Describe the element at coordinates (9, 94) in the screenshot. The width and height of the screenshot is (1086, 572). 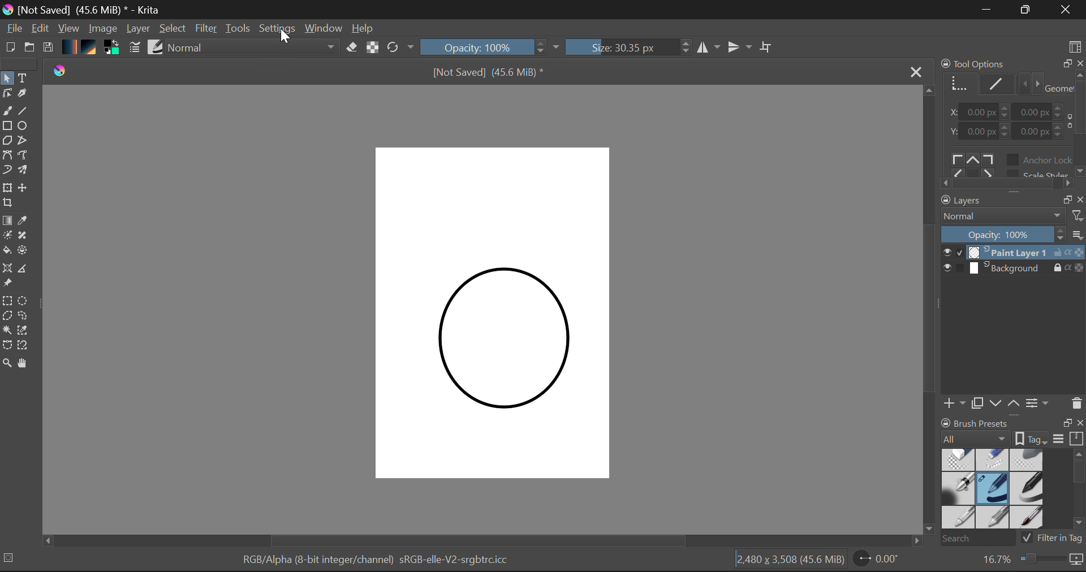
I see `Edit Shapes` at that location.